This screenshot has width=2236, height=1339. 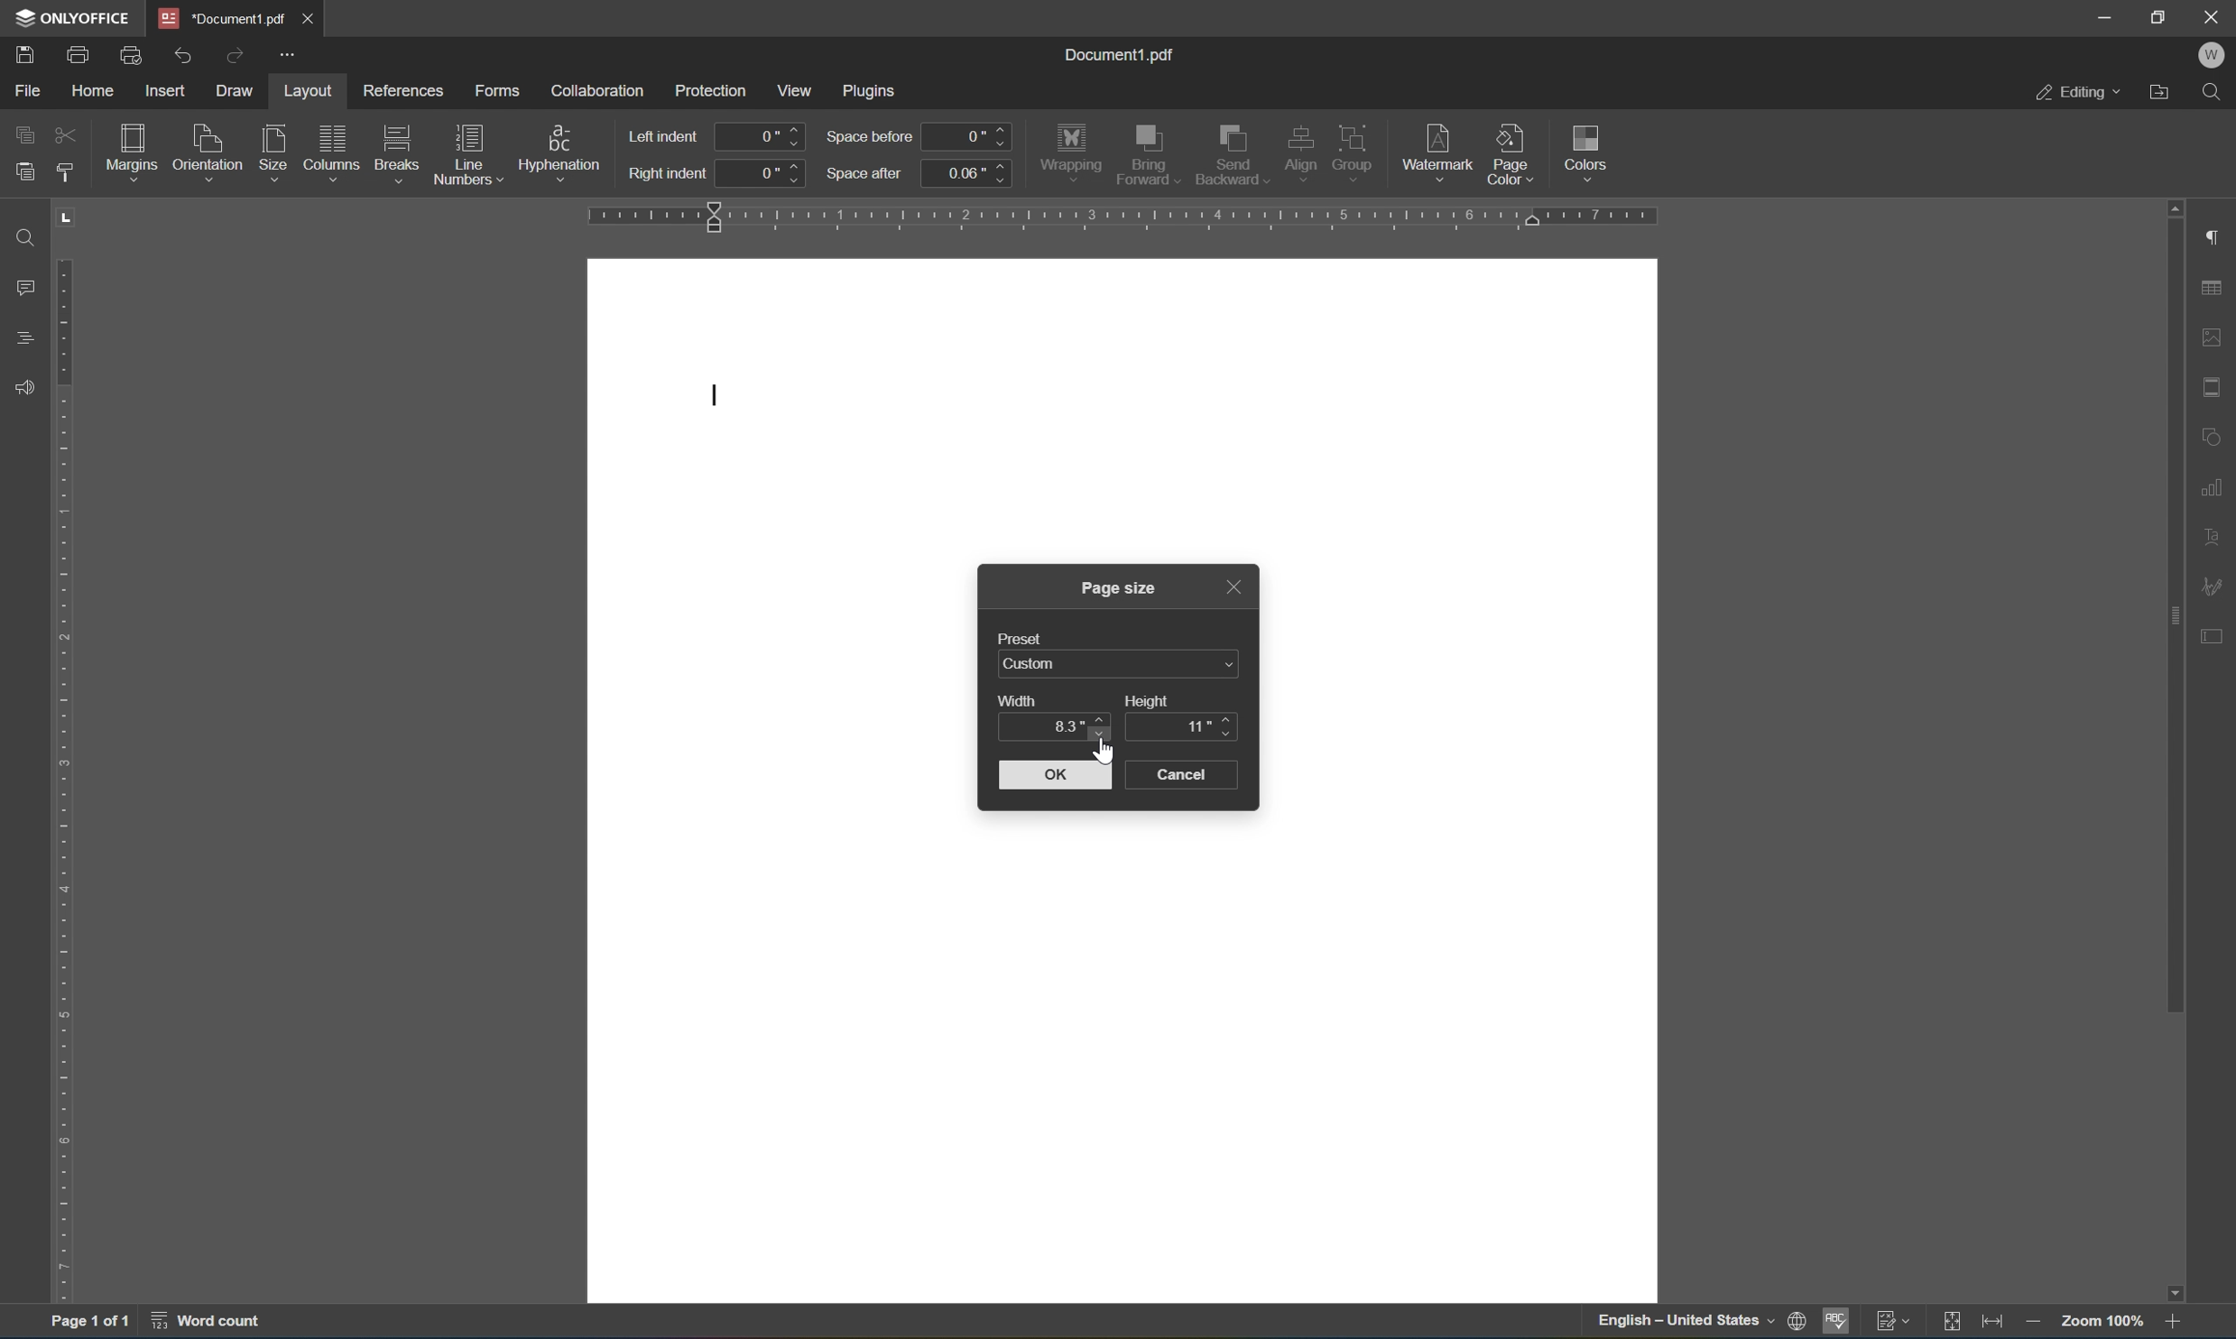 I want to click on text art settings, so click(x=2216, y=533).